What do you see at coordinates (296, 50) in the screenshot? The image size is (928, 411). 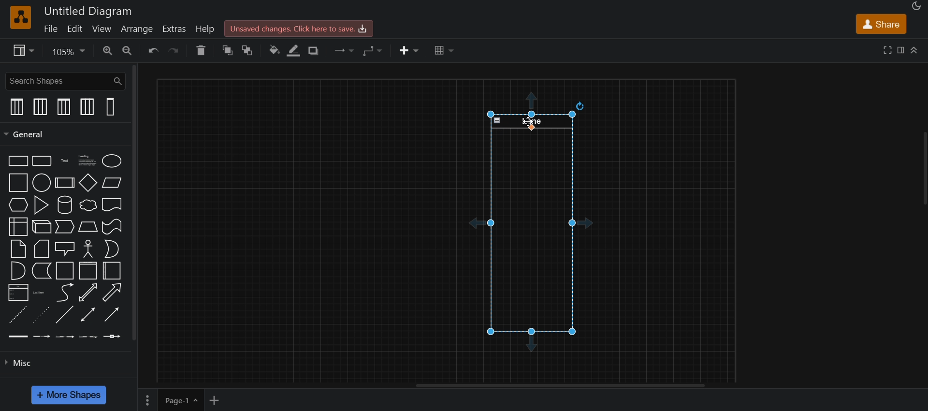 I see `line color` at bounding box center [296, 50].